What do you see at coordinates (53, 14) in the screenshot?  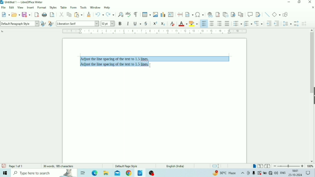 I see `Toggle Print Preview` at bounding box center [53, 14].